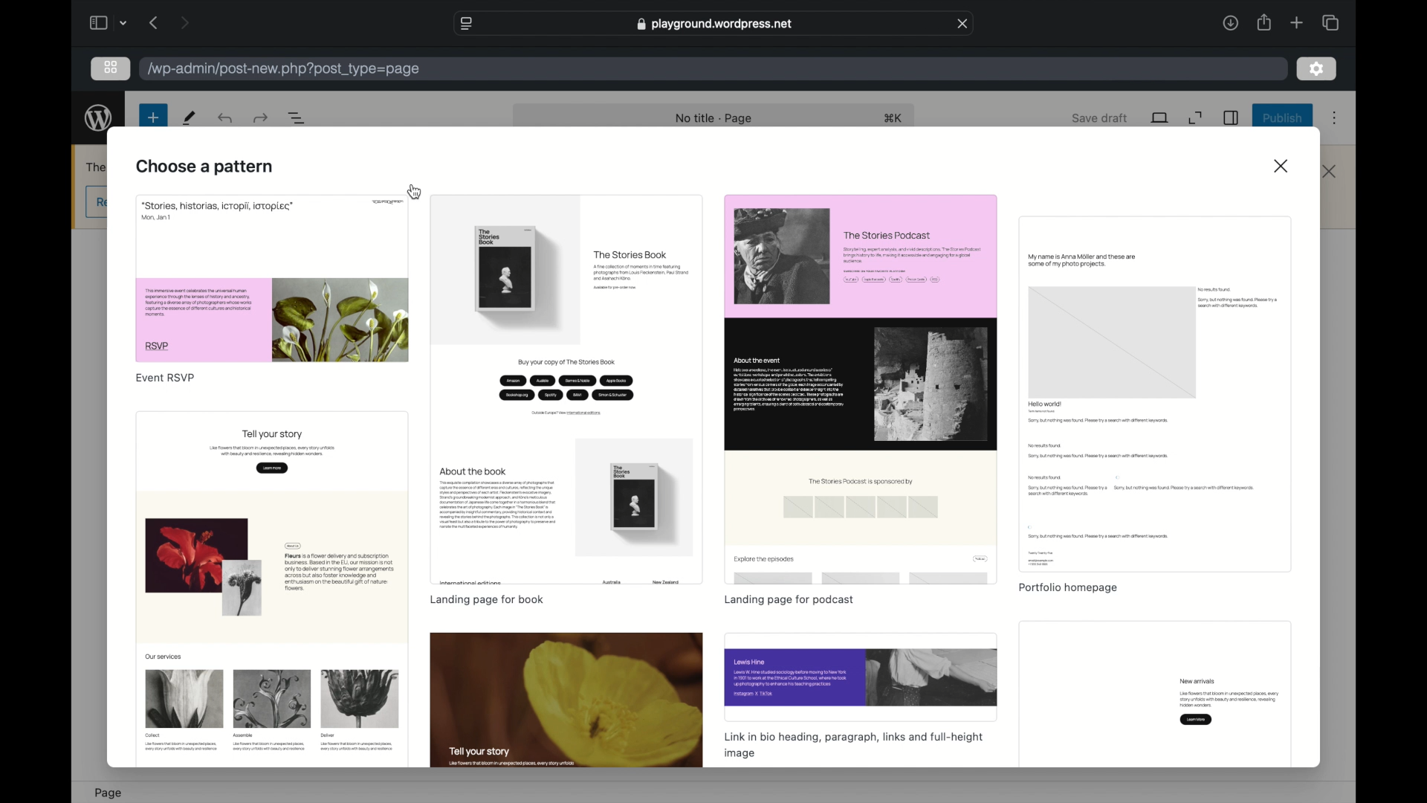 This screenshot has width=1427, height=803. I want to click on publish, so click(1284, 117).